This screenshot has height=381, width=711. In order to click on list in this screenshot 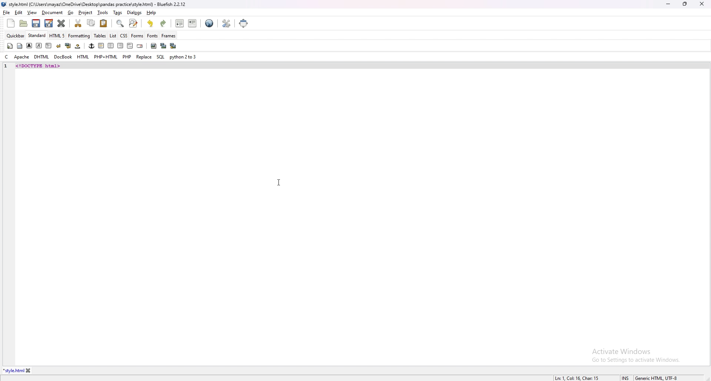, I will do `click(113, 35)`.